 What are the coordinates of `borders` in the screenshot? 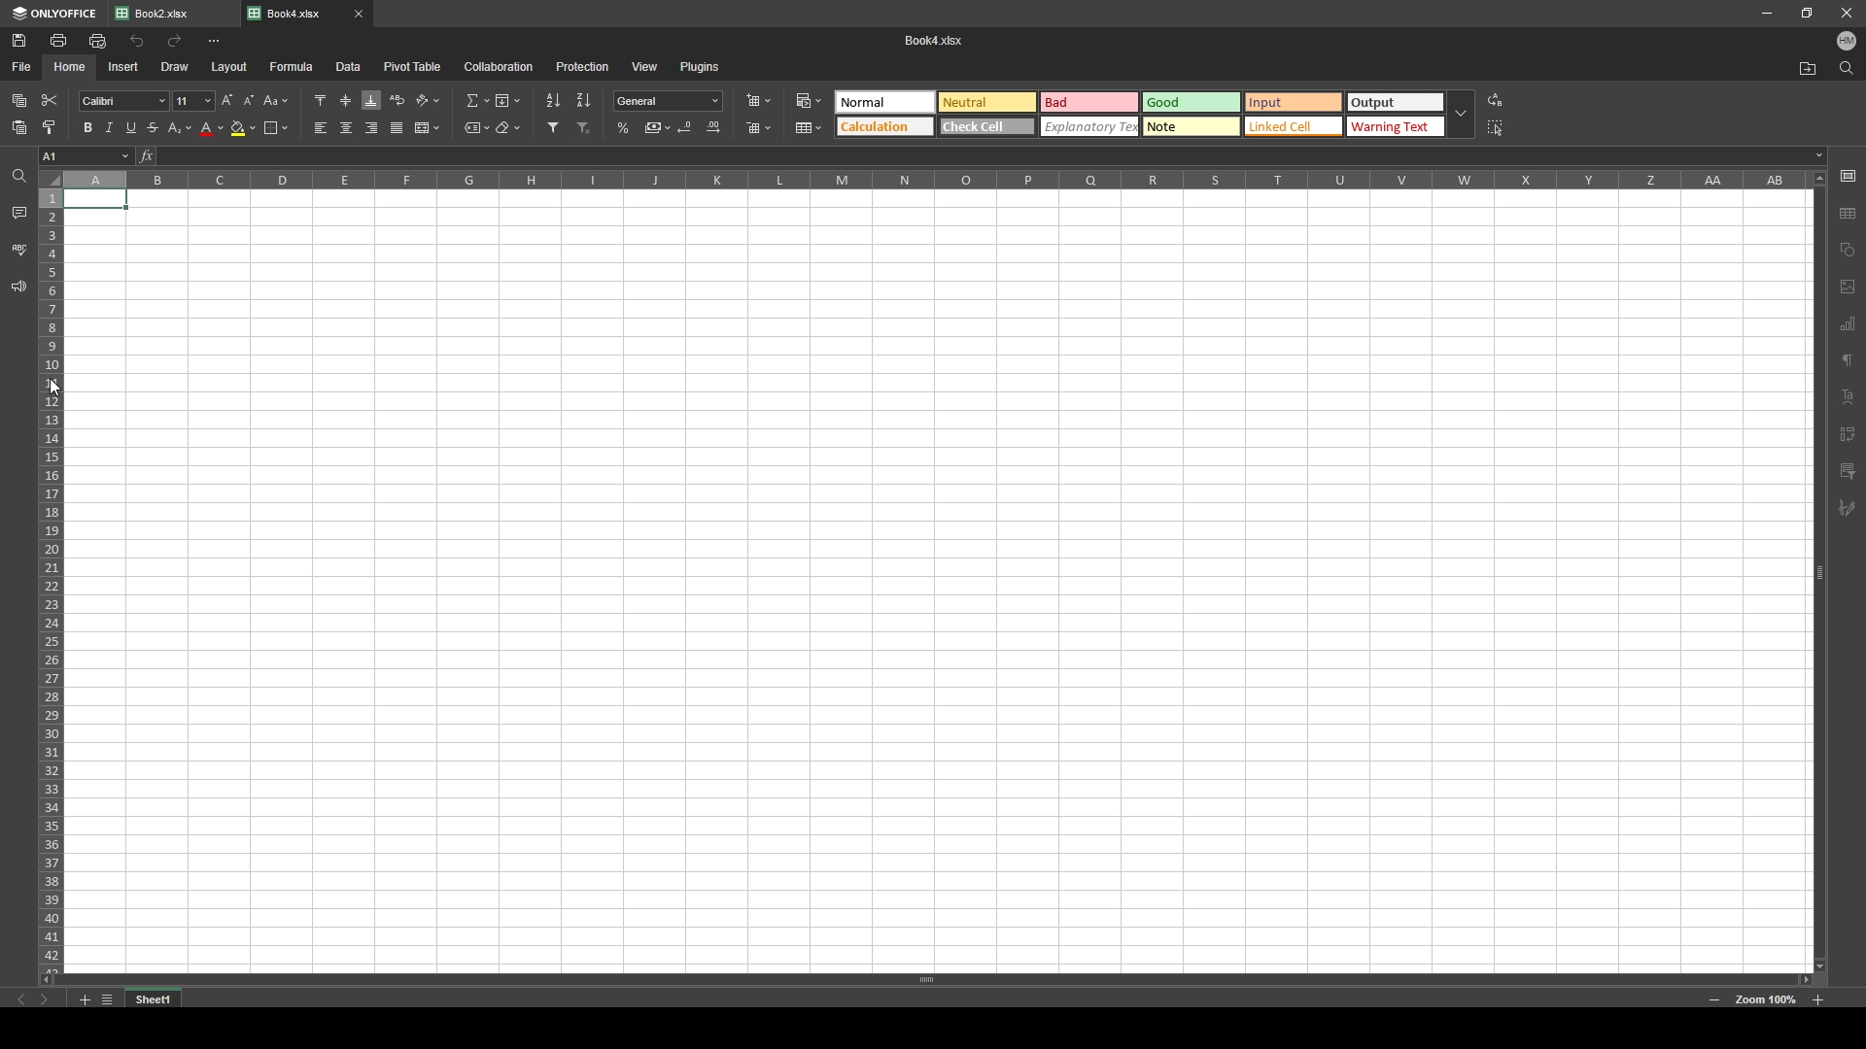 It's located at (276, 128).